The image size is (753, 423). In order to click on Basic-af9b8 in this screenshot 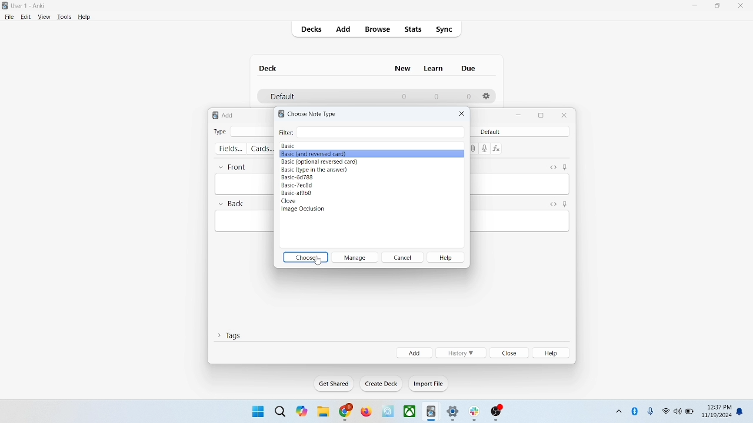, I will do `click(298, 193)`.